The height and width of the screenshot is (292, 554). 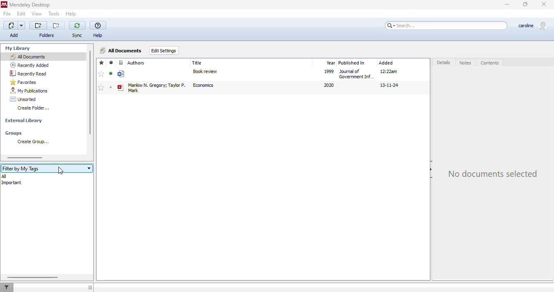 I want to click on minimize, so click(x=507, y=4).